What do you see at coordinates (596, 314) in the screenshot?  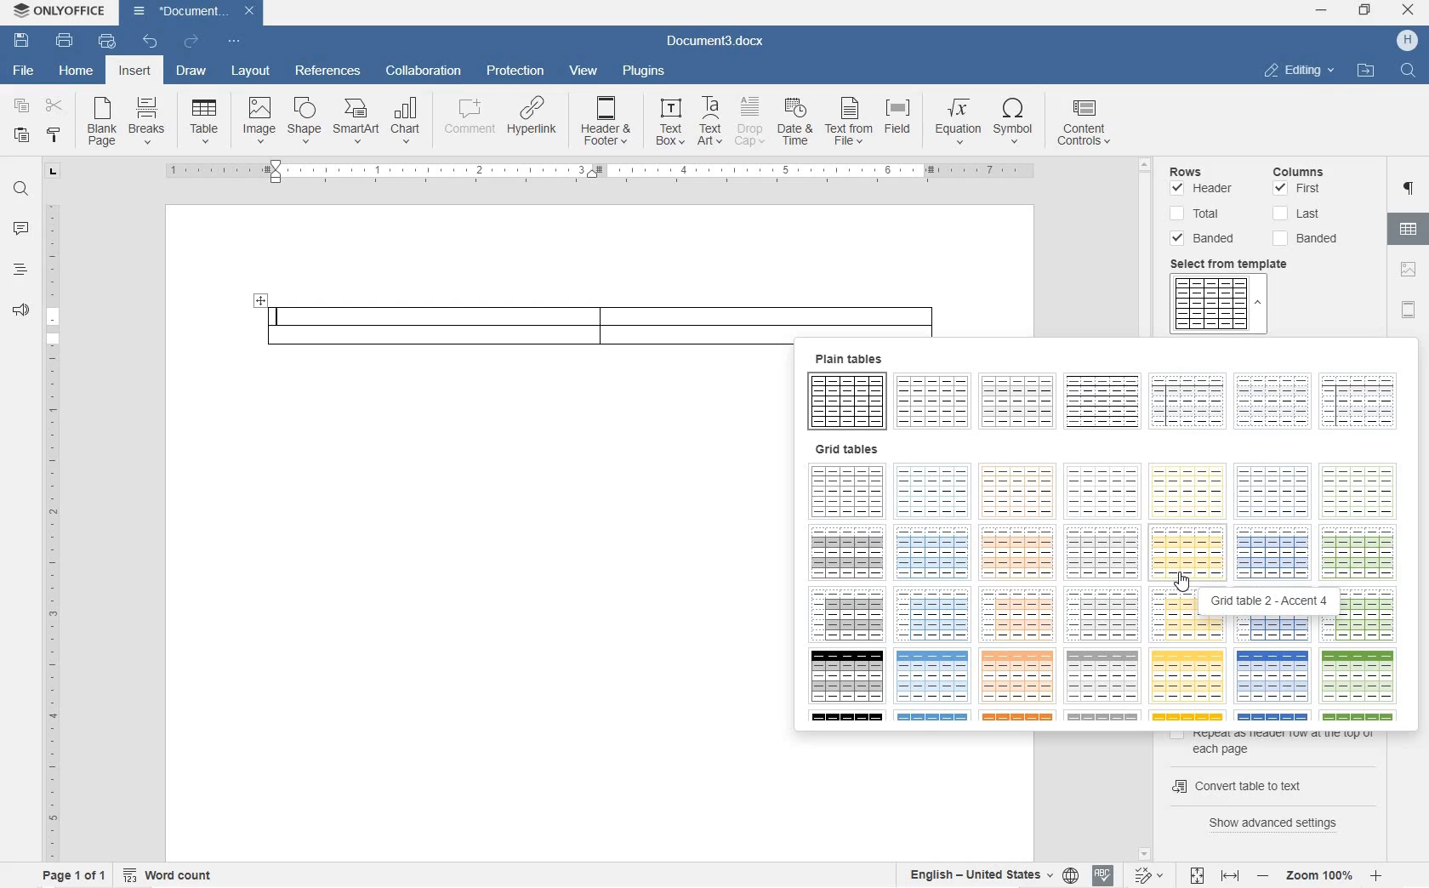 I see `inserted table` at bounding box center [596, 314].